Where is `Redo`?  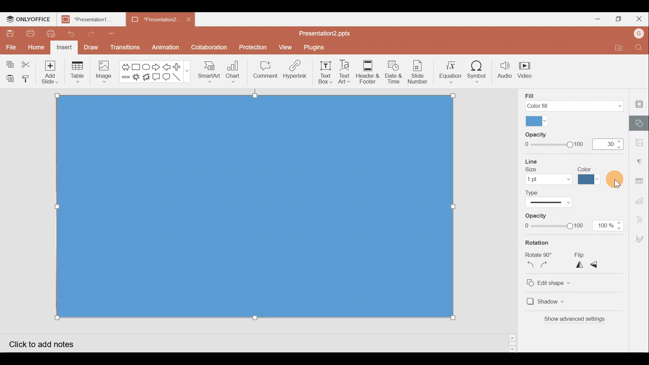 Redo is located at coordinates (93, 33).